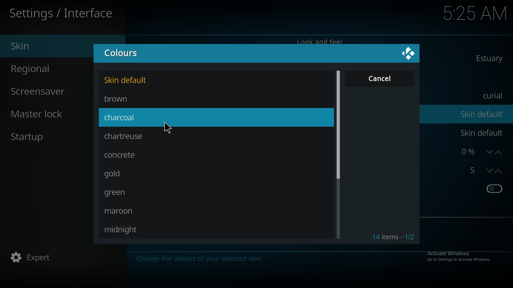 The height and width of the screenshot is (288, 513). Describe the element at coordinates (45, 47) in the screenshot. I see `skin` at that location.